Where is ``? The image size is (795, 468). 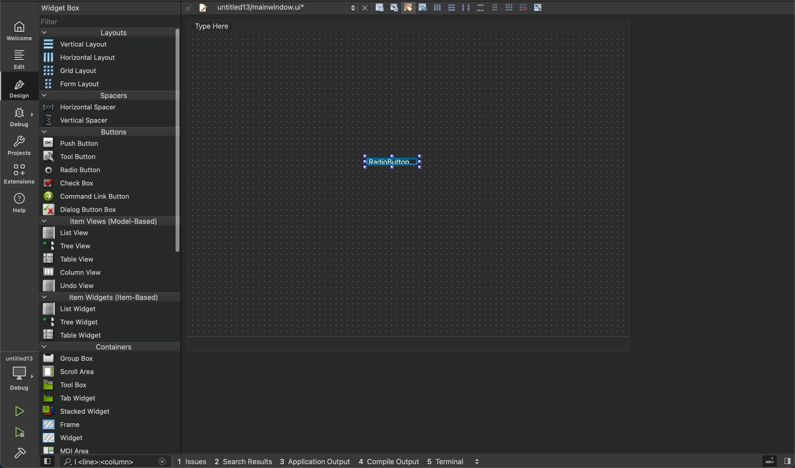
 is located at coordinates (112, 57).